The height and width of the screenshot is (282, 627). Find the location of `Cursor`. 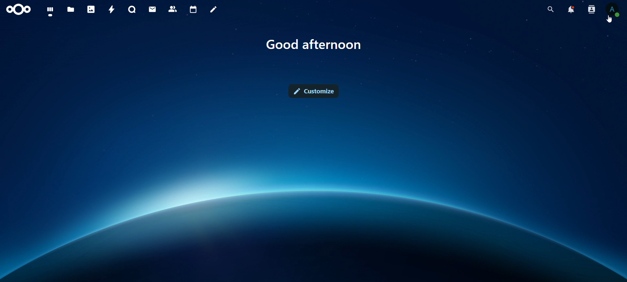

Cursor is located at coordinates (609, 19).